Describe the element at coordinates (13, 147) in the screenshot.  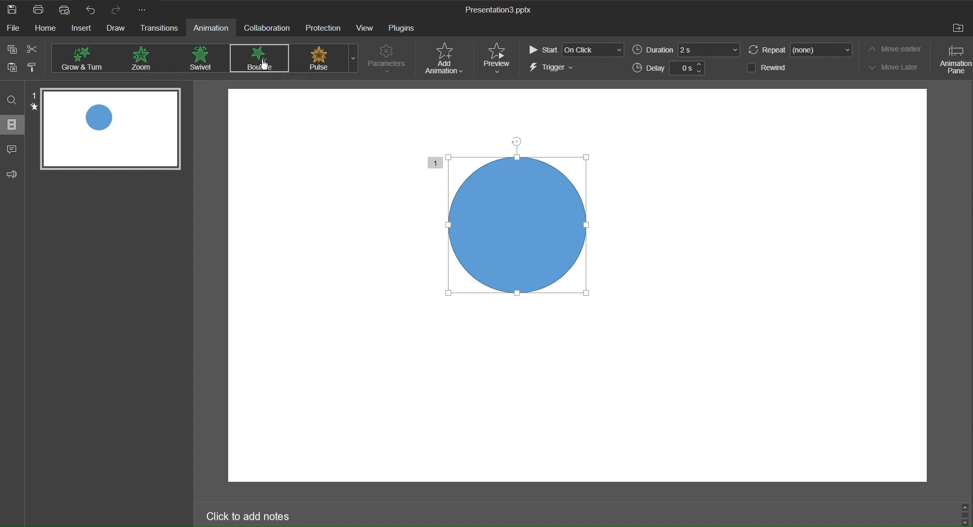
I see `Comments` at that location.